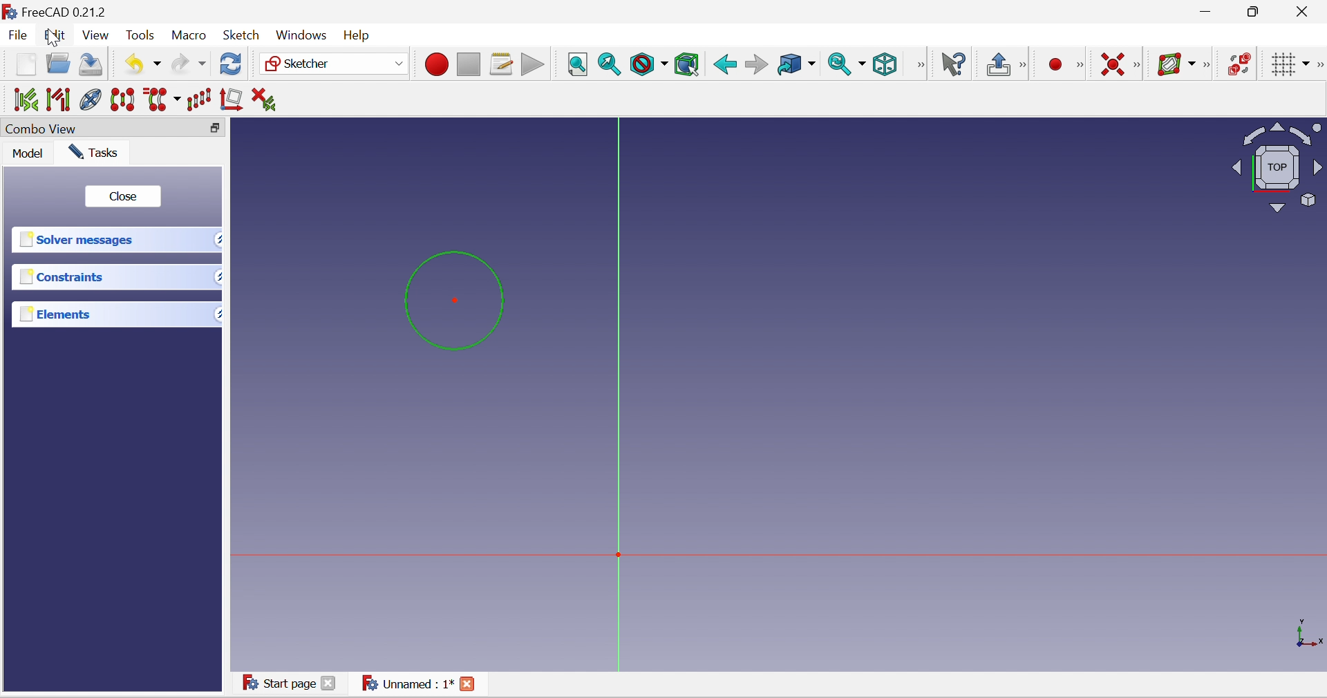 The width and height of the screenshot is (1327, 698). Describe the element at coordinates (755, 64) in the screenshot. I see `Forward` at that location.